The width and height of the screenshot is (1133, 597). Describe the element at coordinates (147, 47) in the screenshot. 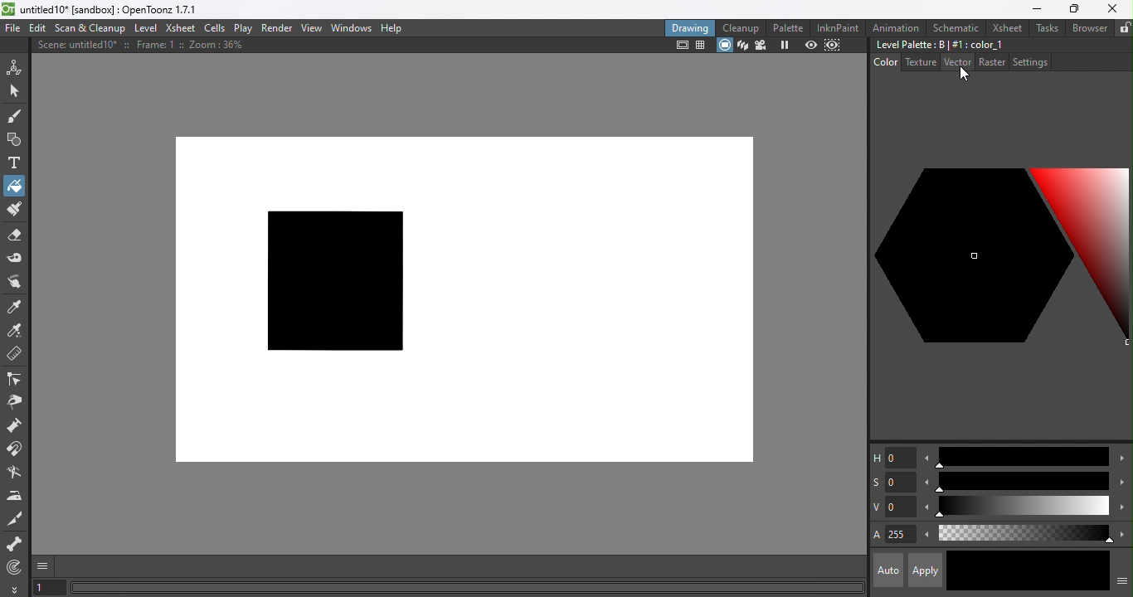

I see `Scene details` at that location.